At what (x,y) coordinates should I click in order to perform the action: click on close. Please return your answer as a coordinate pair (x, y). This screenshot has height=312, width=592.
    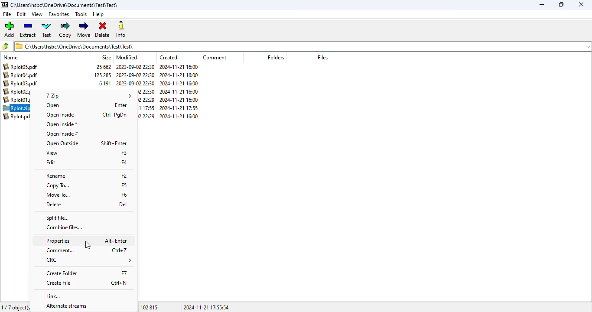
    Looking at the image, I should click on (581, 5).